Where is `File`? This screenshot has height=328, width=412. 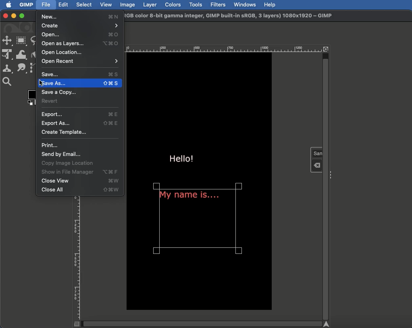 File is located at coordinates (46, 5).